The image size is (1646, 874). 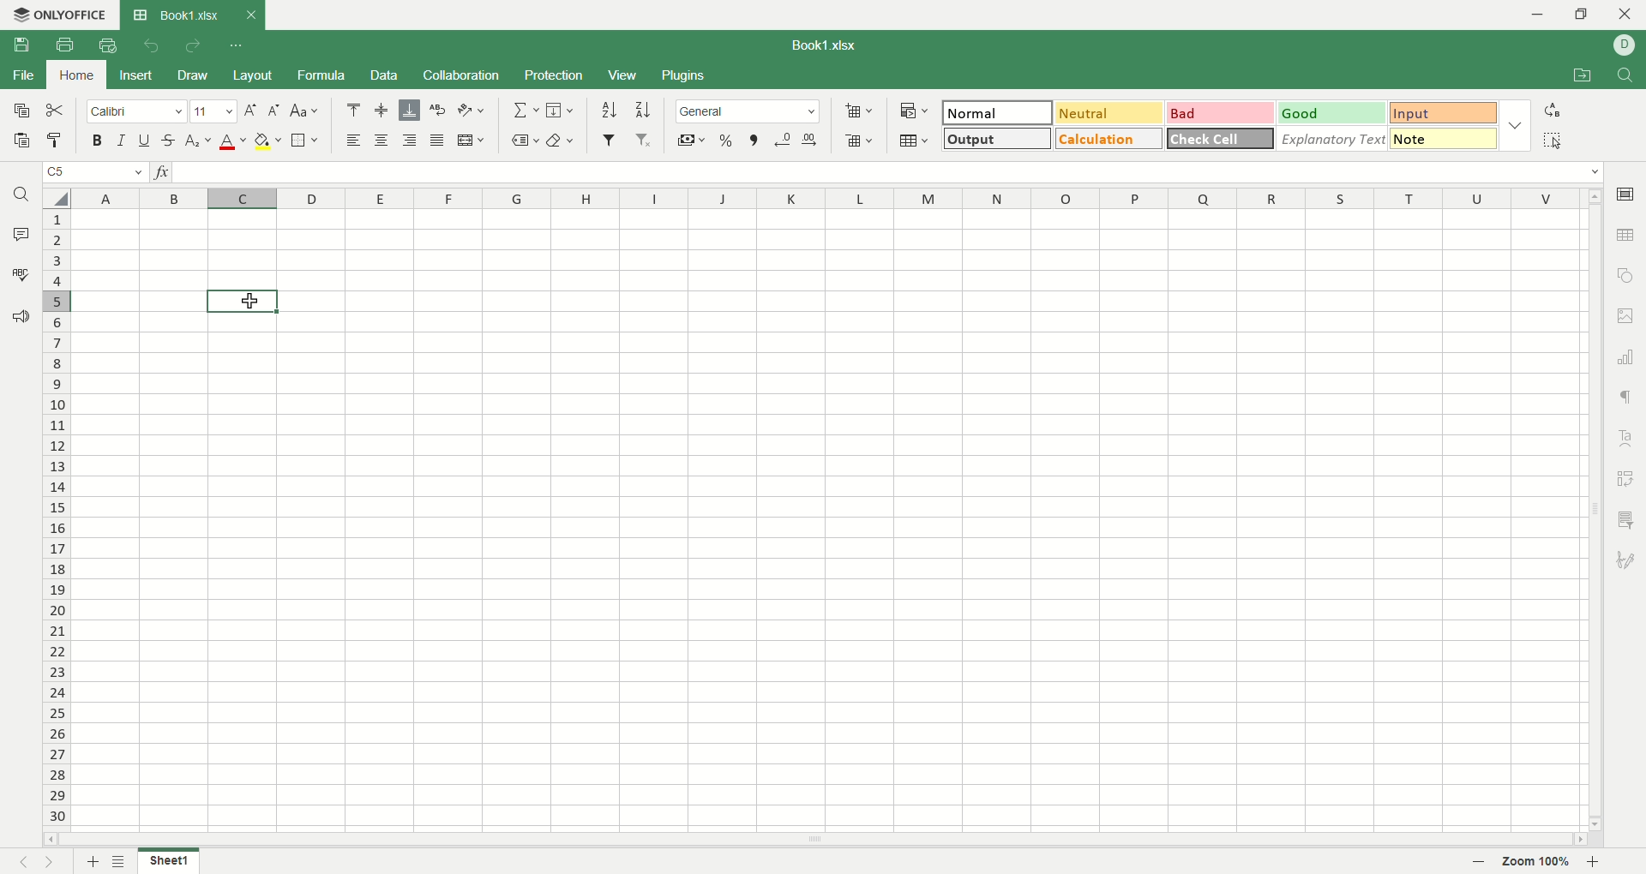 I want to click on vertical scroll bar, so click(x=1590, y=512).